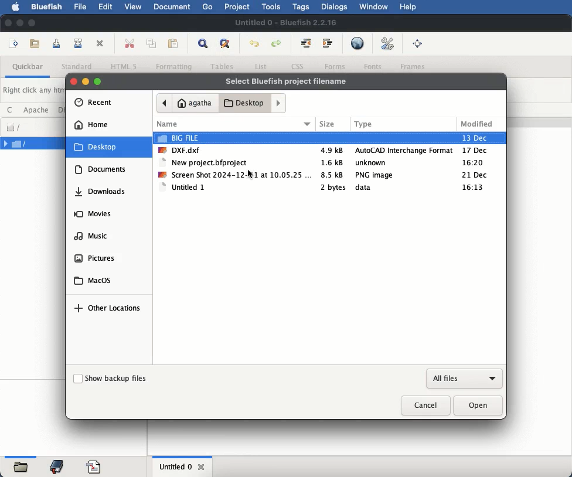 This screenshot has width=572, height=477. What do you see at coordinates (94, 465) in the screenshot?
I see `code` at bounding box center [94, 465].